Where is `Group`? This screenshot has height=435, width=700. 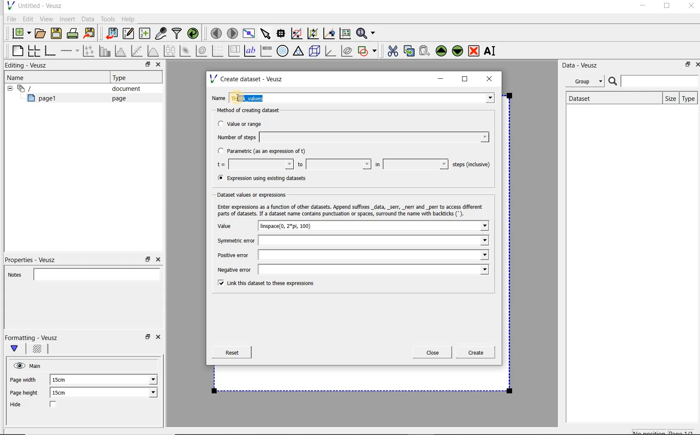
Group is located at coordinates (587, 82).